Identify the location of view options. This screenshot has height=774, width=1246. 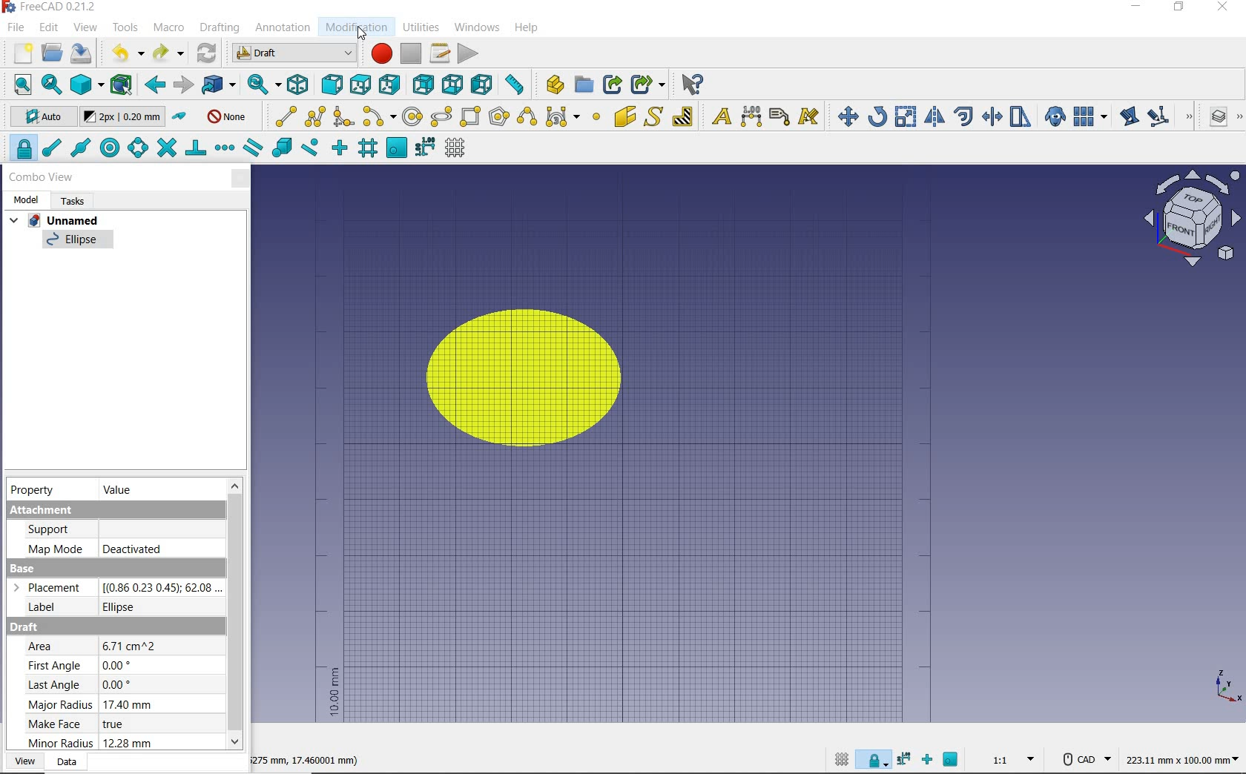
(1192, 218).